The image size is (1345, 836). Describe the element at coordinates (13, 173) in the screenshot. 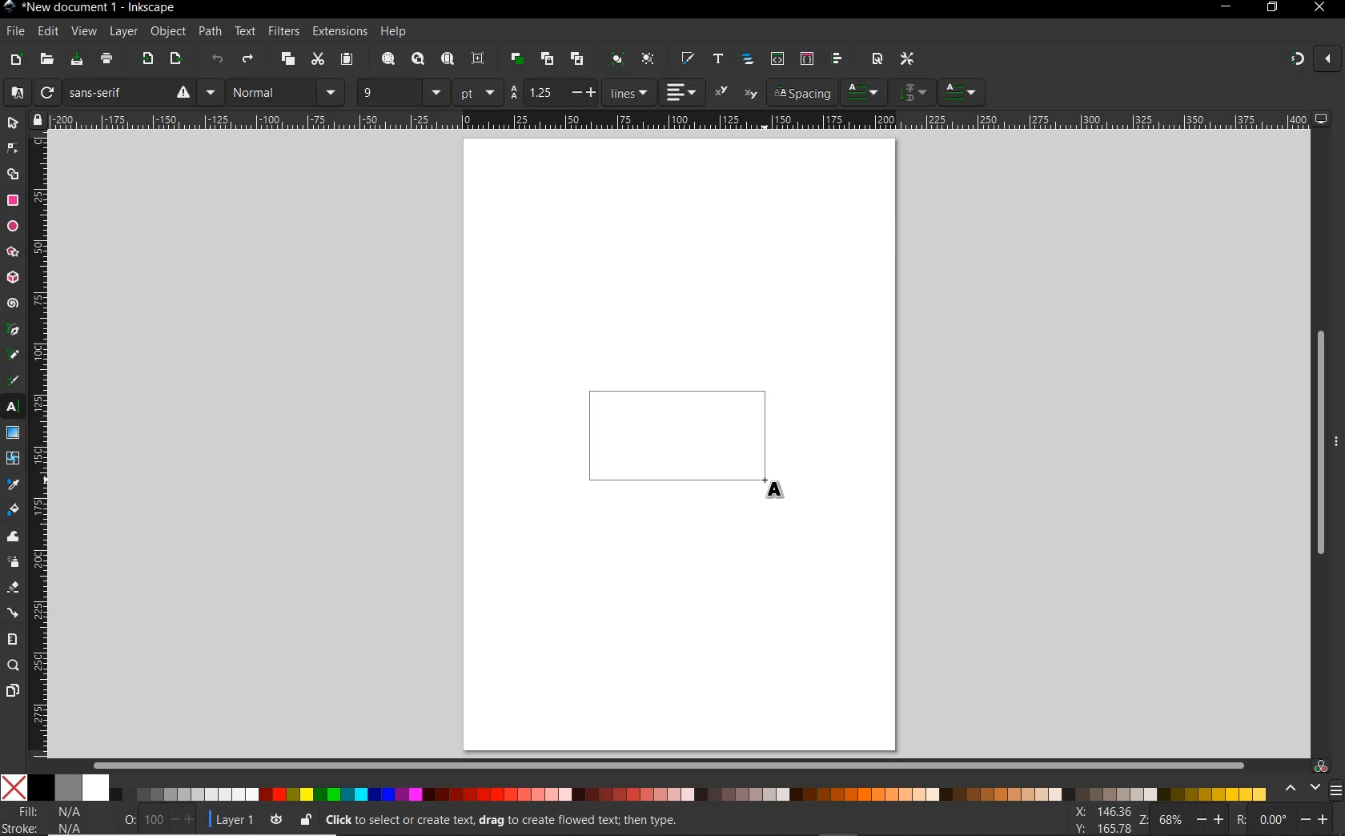

I see `shape builder tool` at that location.